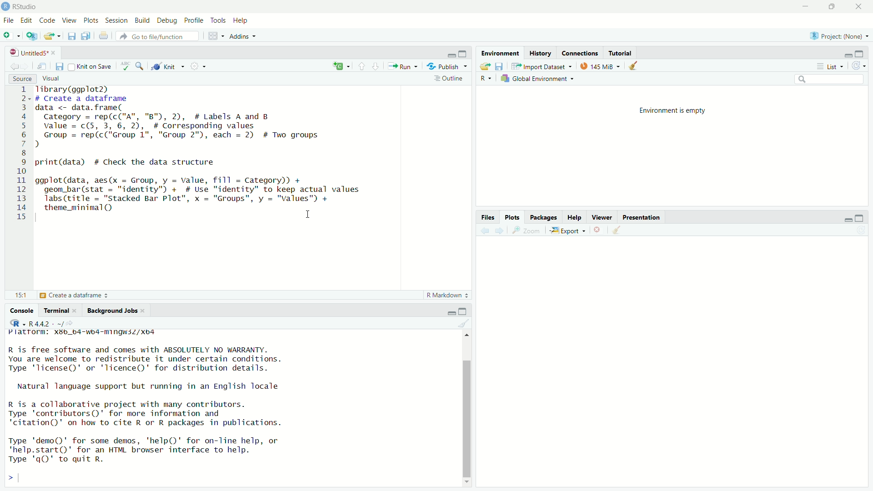 This screenshot has height=491, width=873. I want to click on Save current document (Ctrl + S), so click(60, 65).